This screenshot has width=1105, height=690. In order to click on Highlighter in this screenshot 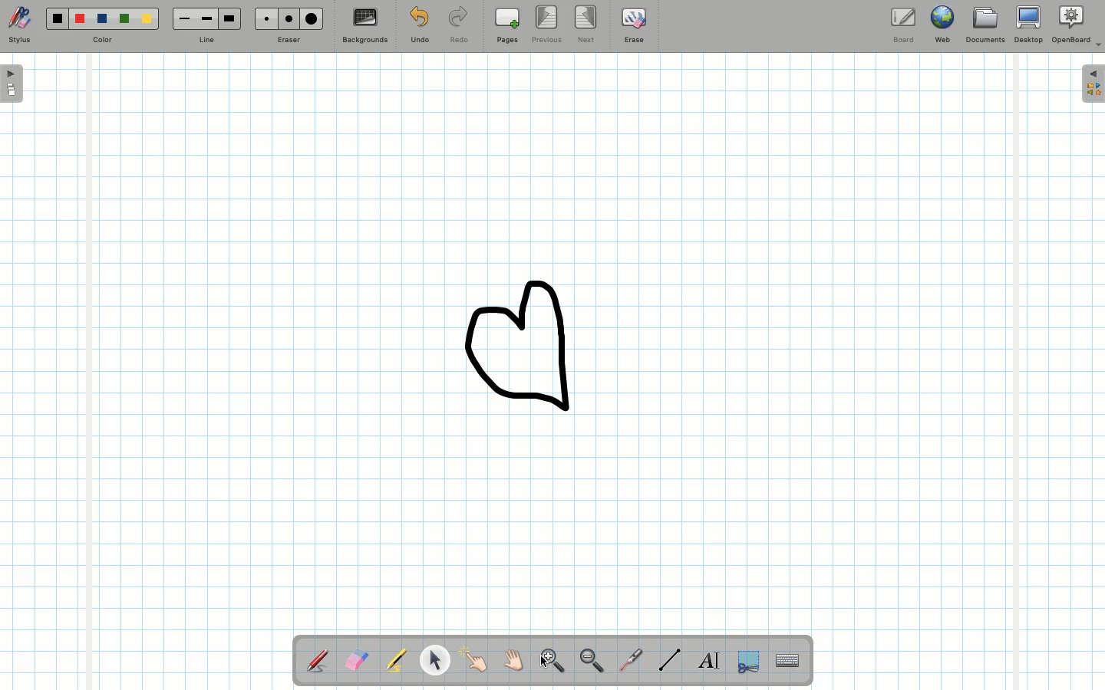, I will do `click(396, 662)`.